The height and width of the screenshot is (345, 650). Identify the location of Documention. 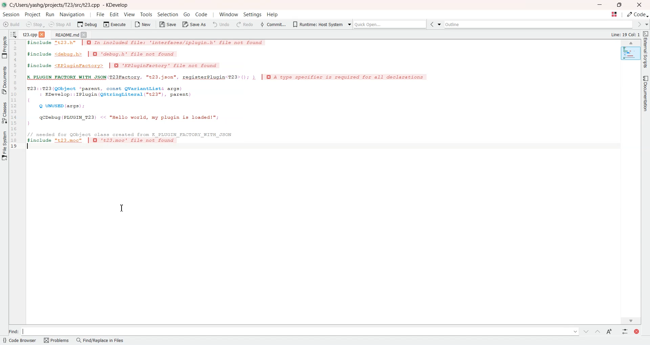
(645, 93).